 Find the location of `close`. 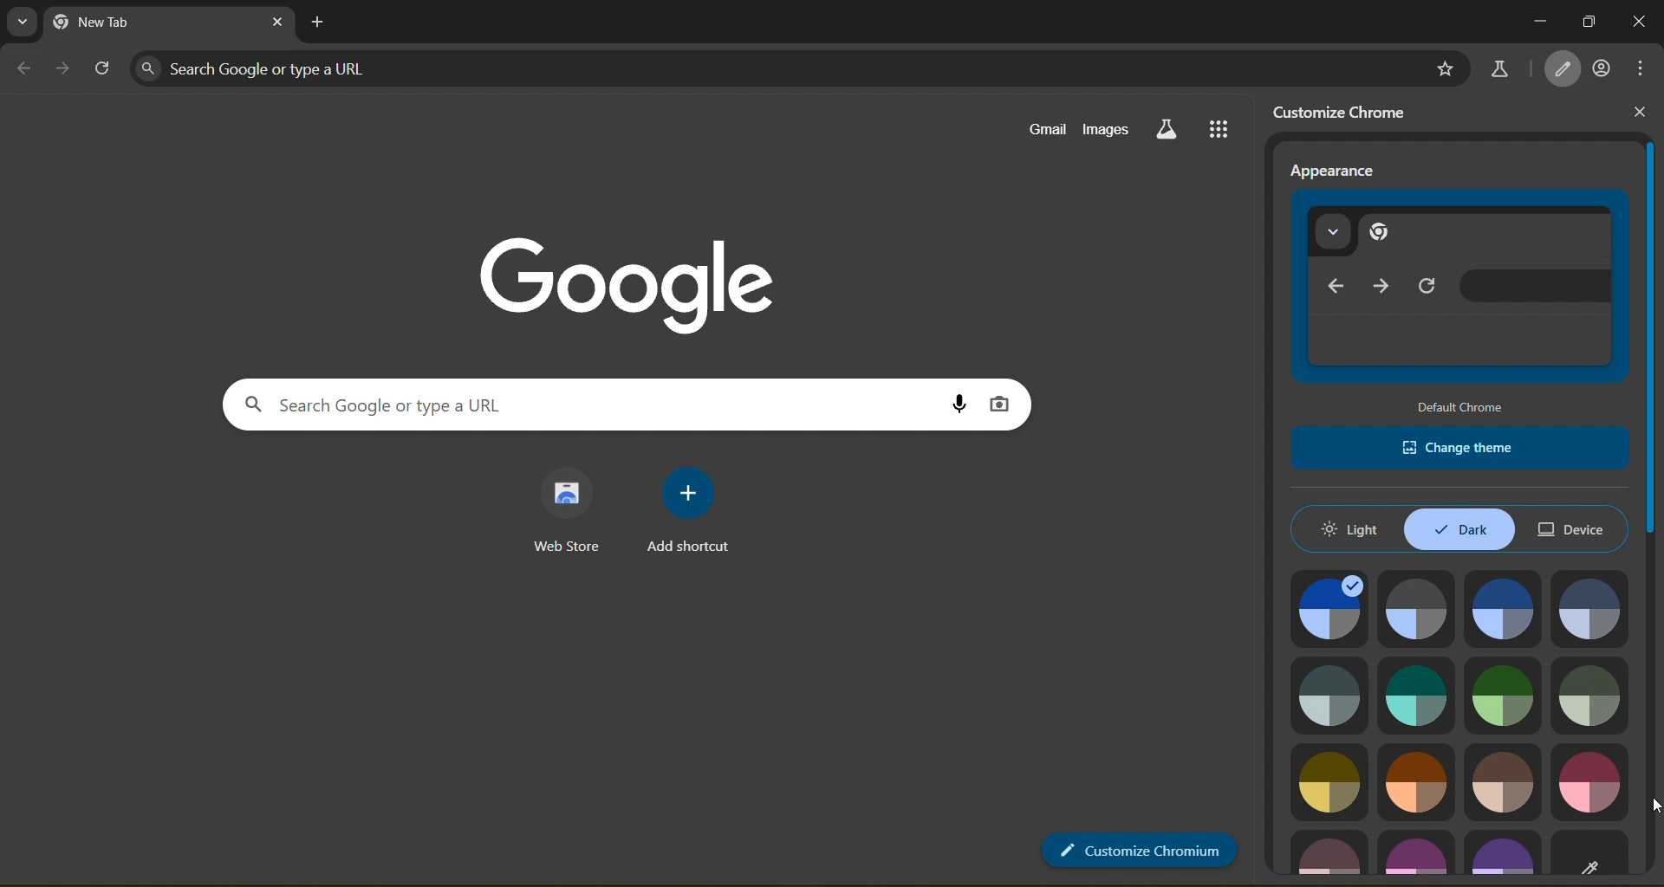

close is located at coordinates (1640, 112).